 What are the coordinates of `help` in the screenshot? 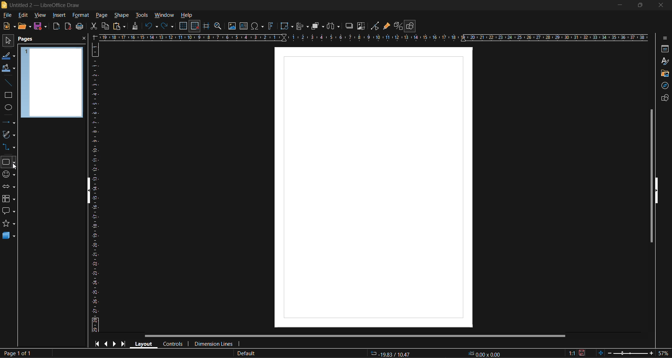 It's located at (187, 16).